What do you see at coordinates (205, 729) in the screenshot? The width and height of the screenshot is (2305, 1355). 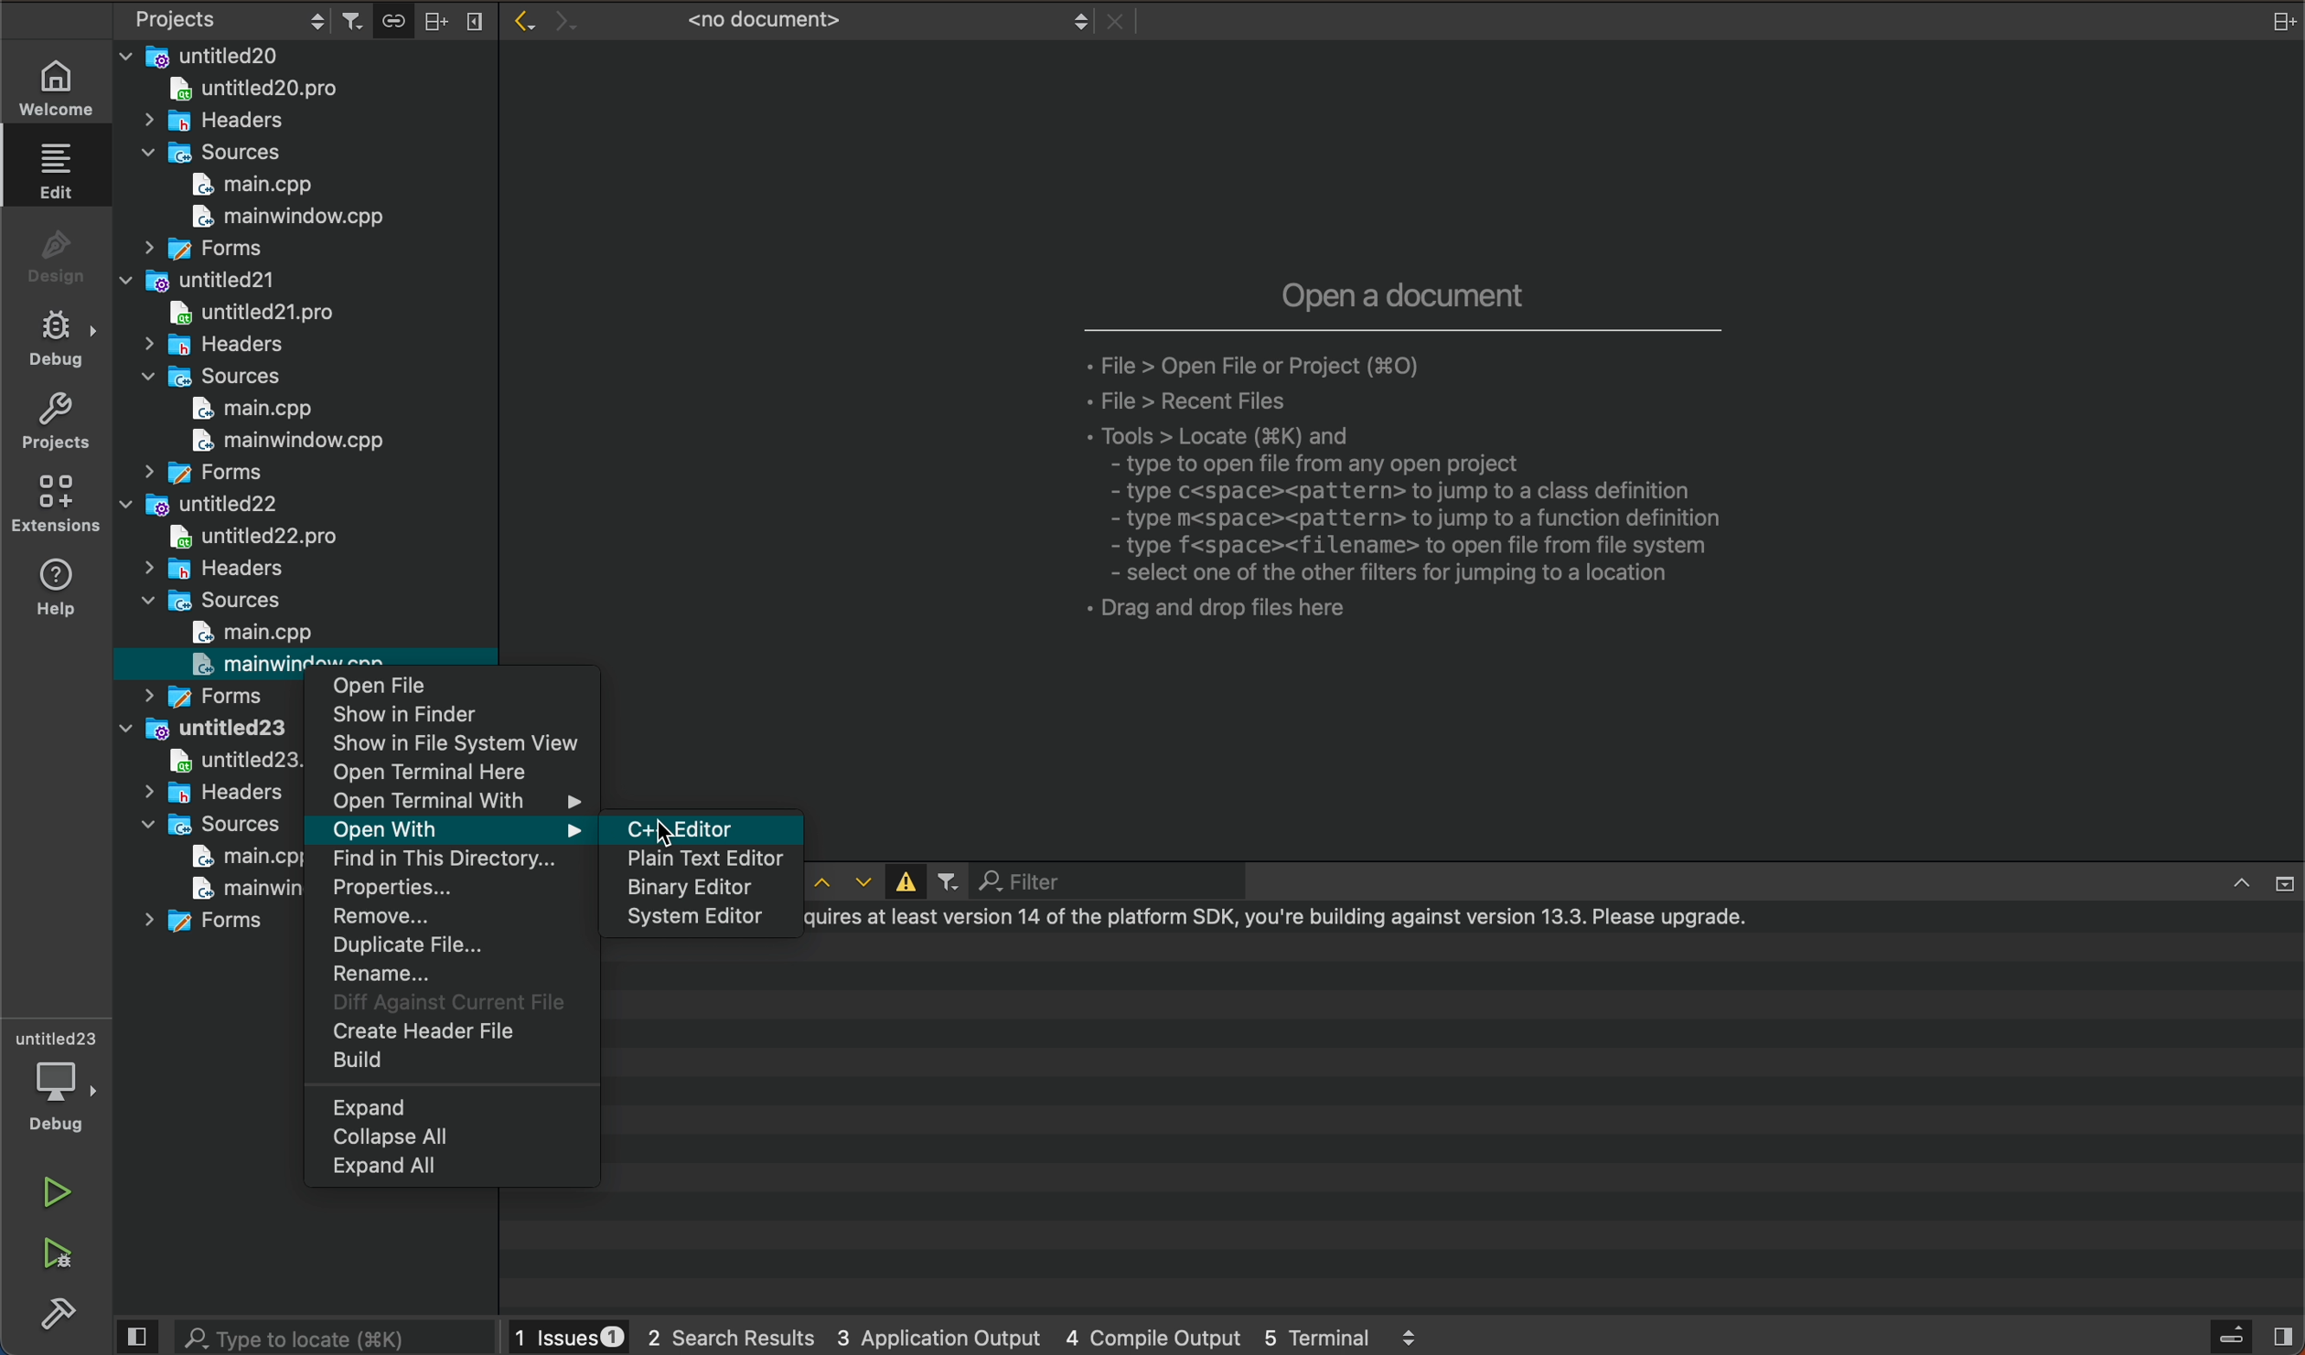 I see `untitled23` at bounding box center [205, 729].